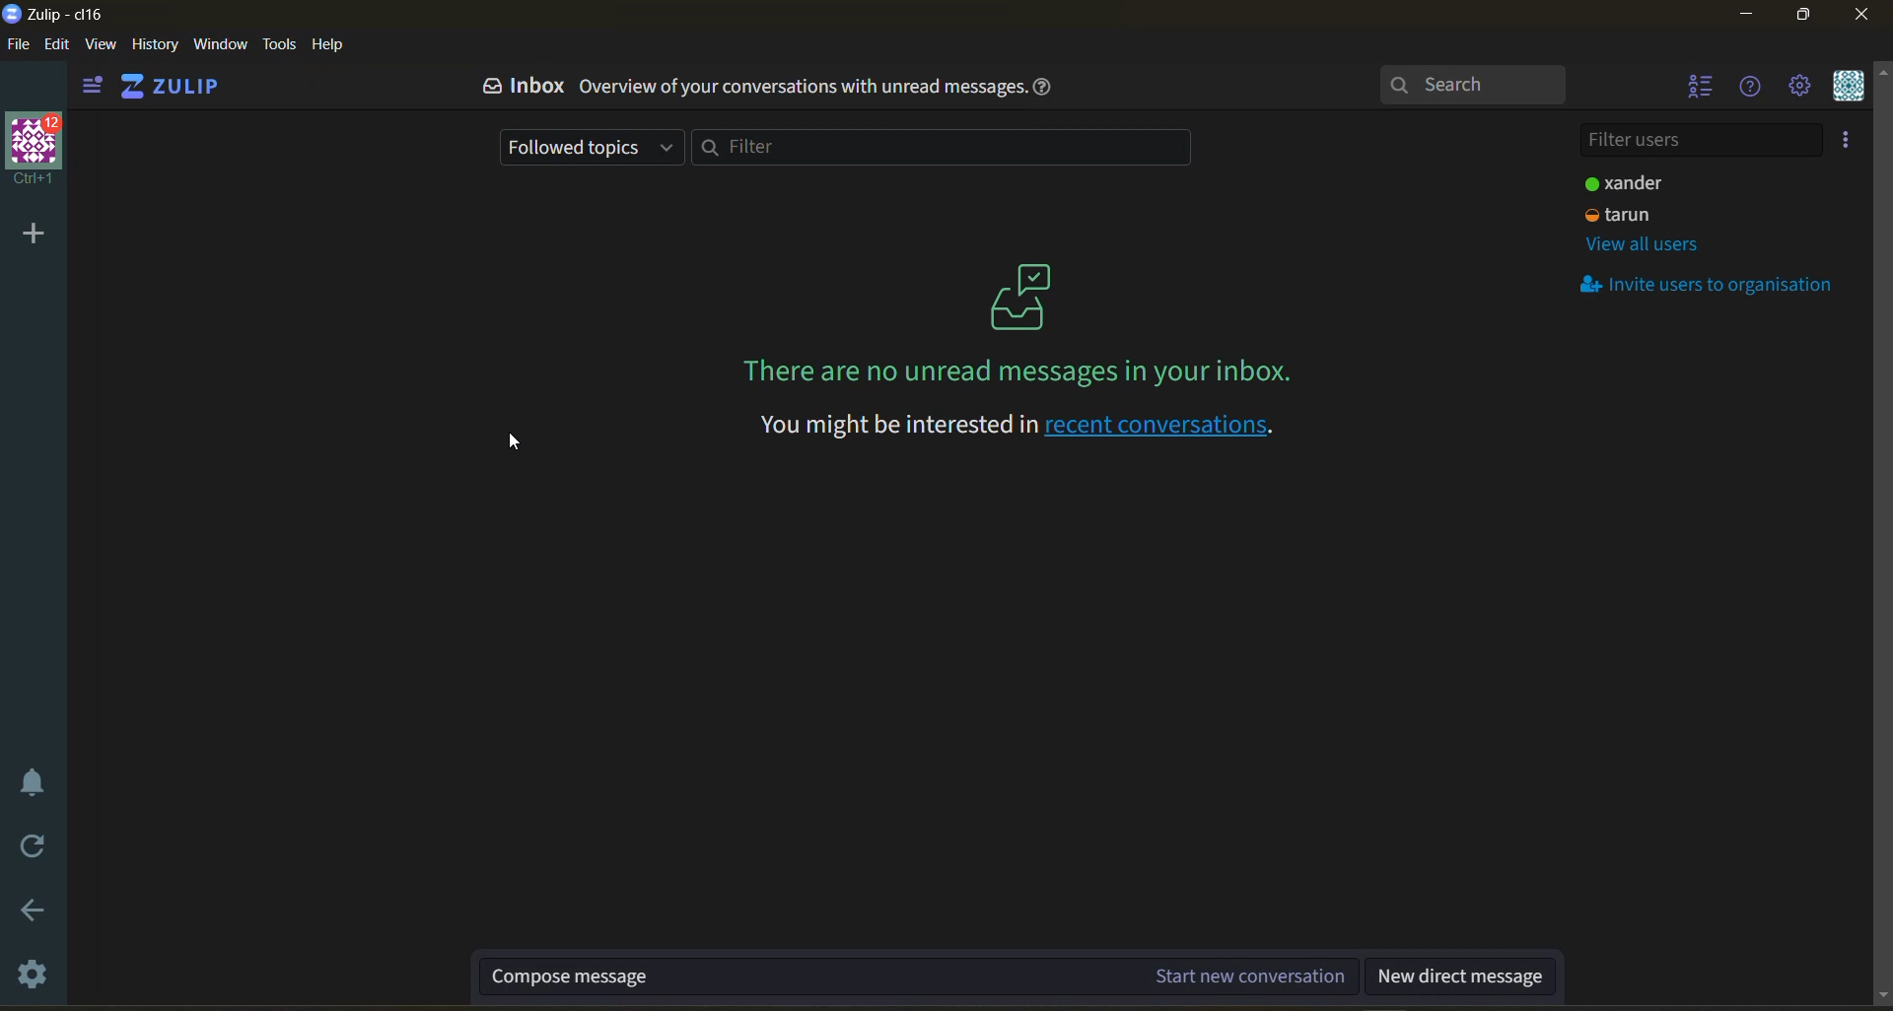 The height and width of the screenshot is (1011, 1893). I want to click on maximize, so click(1799, 16).